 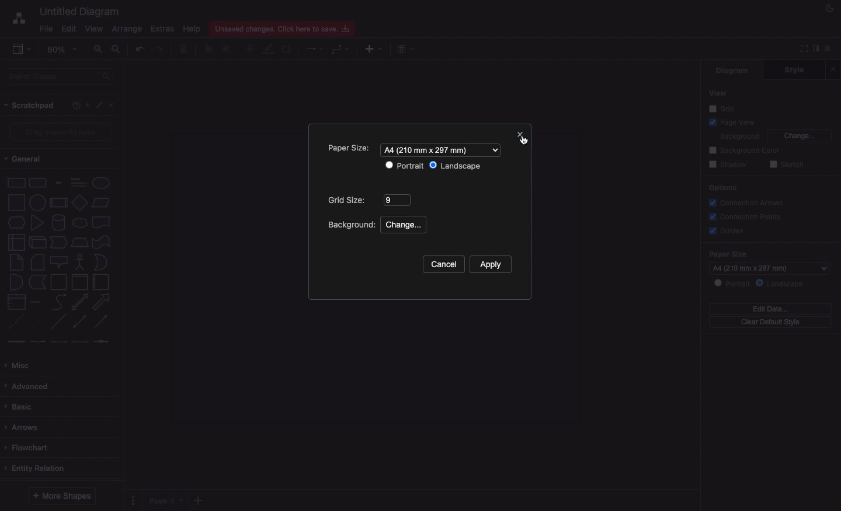 I want to click on Sidebar, so click(x=17, y=47).